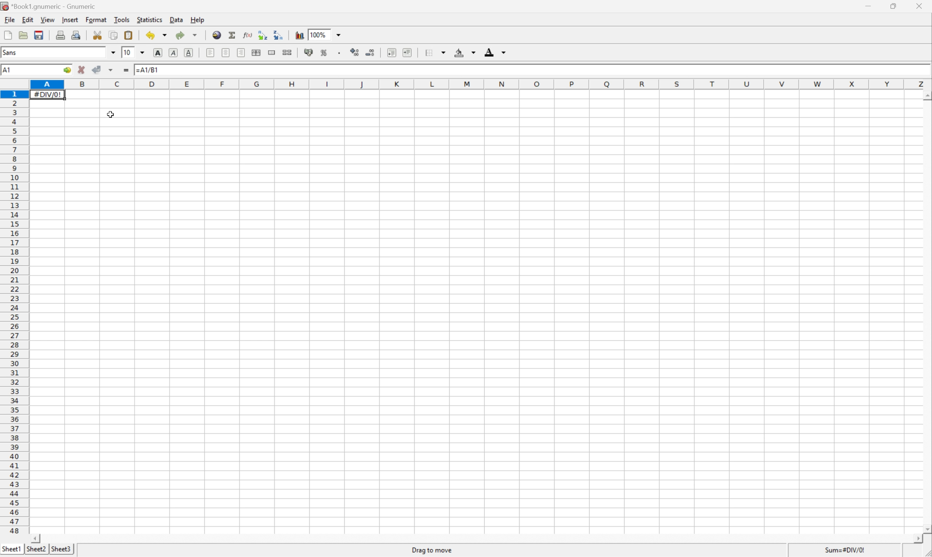 The height and width of the screenshot is (557, 932). What do you see at coordinates (842, 548) in the screenshot?
I see `Sum=#DIV/0!` at bounding box center [842, 548].